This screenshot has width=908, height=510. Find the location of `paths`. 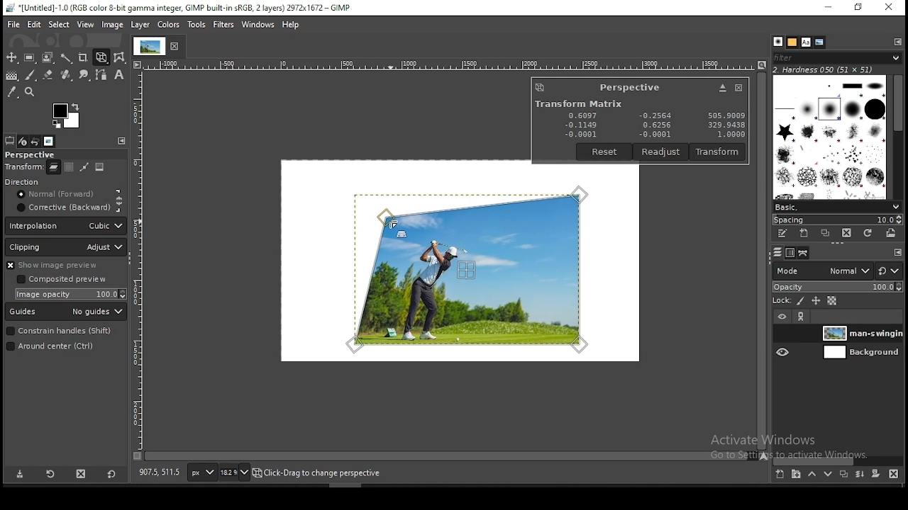

paths is located at coordinates (804, 254).